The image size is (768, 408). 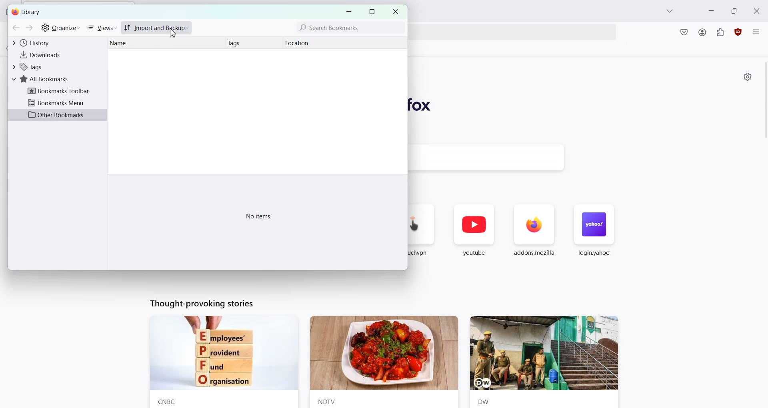 I want to click on Bookmarks Menu, so click(x=59, y=102).